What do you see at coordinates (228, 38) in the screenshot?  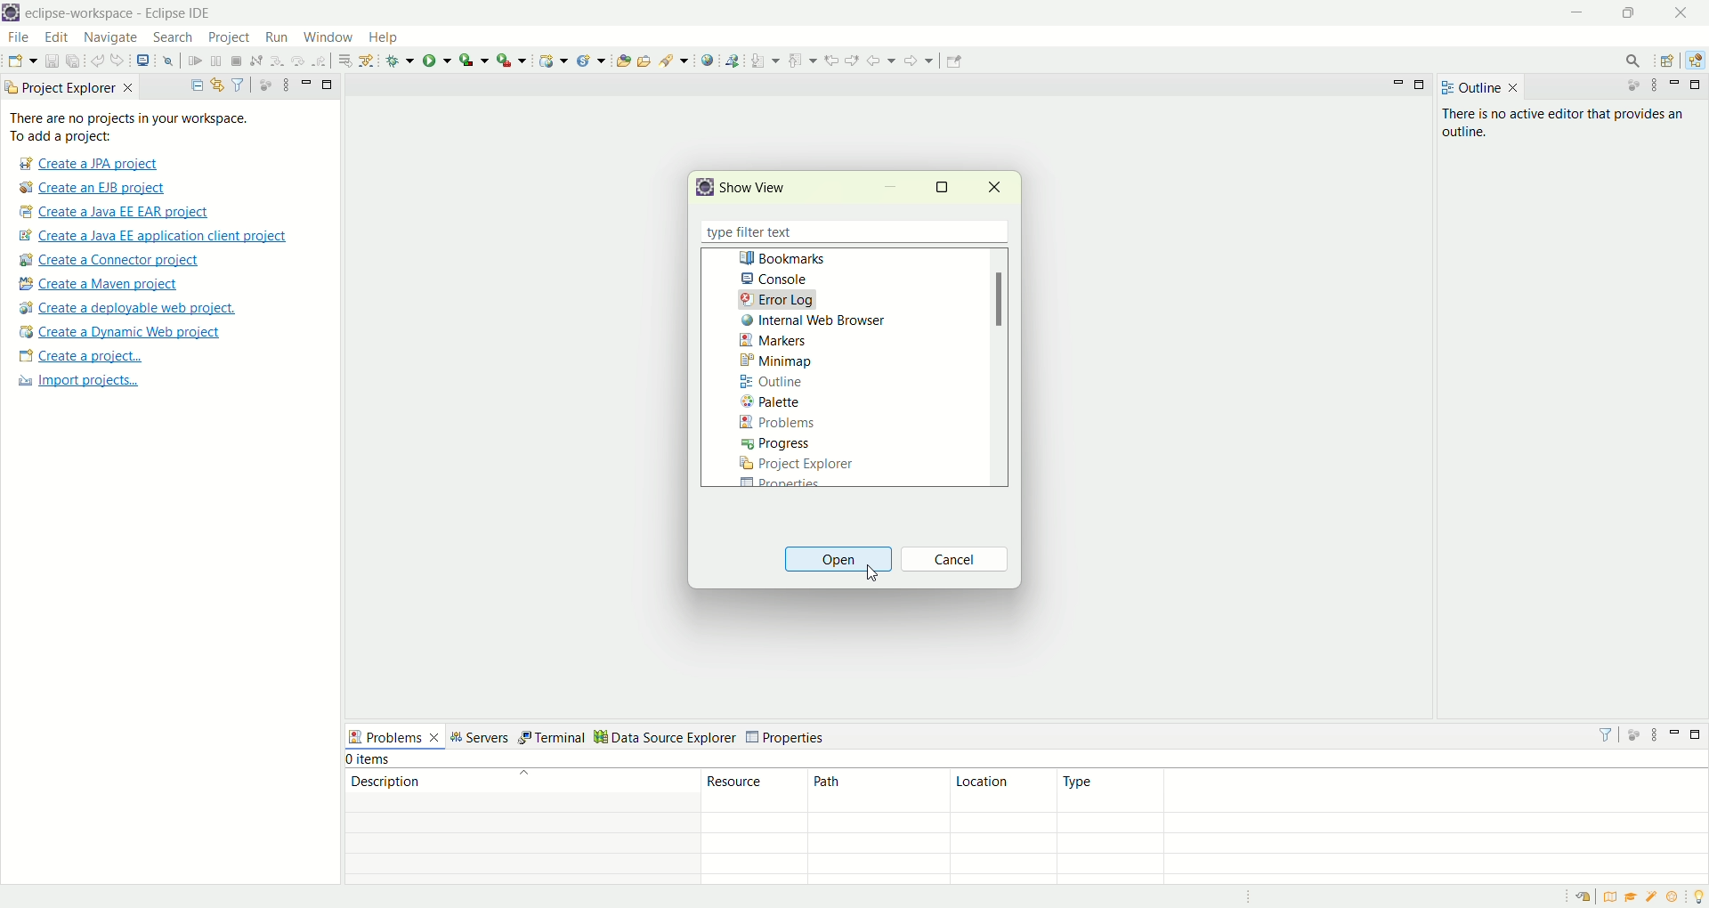 I see `project` at bounding box center [228, 38].